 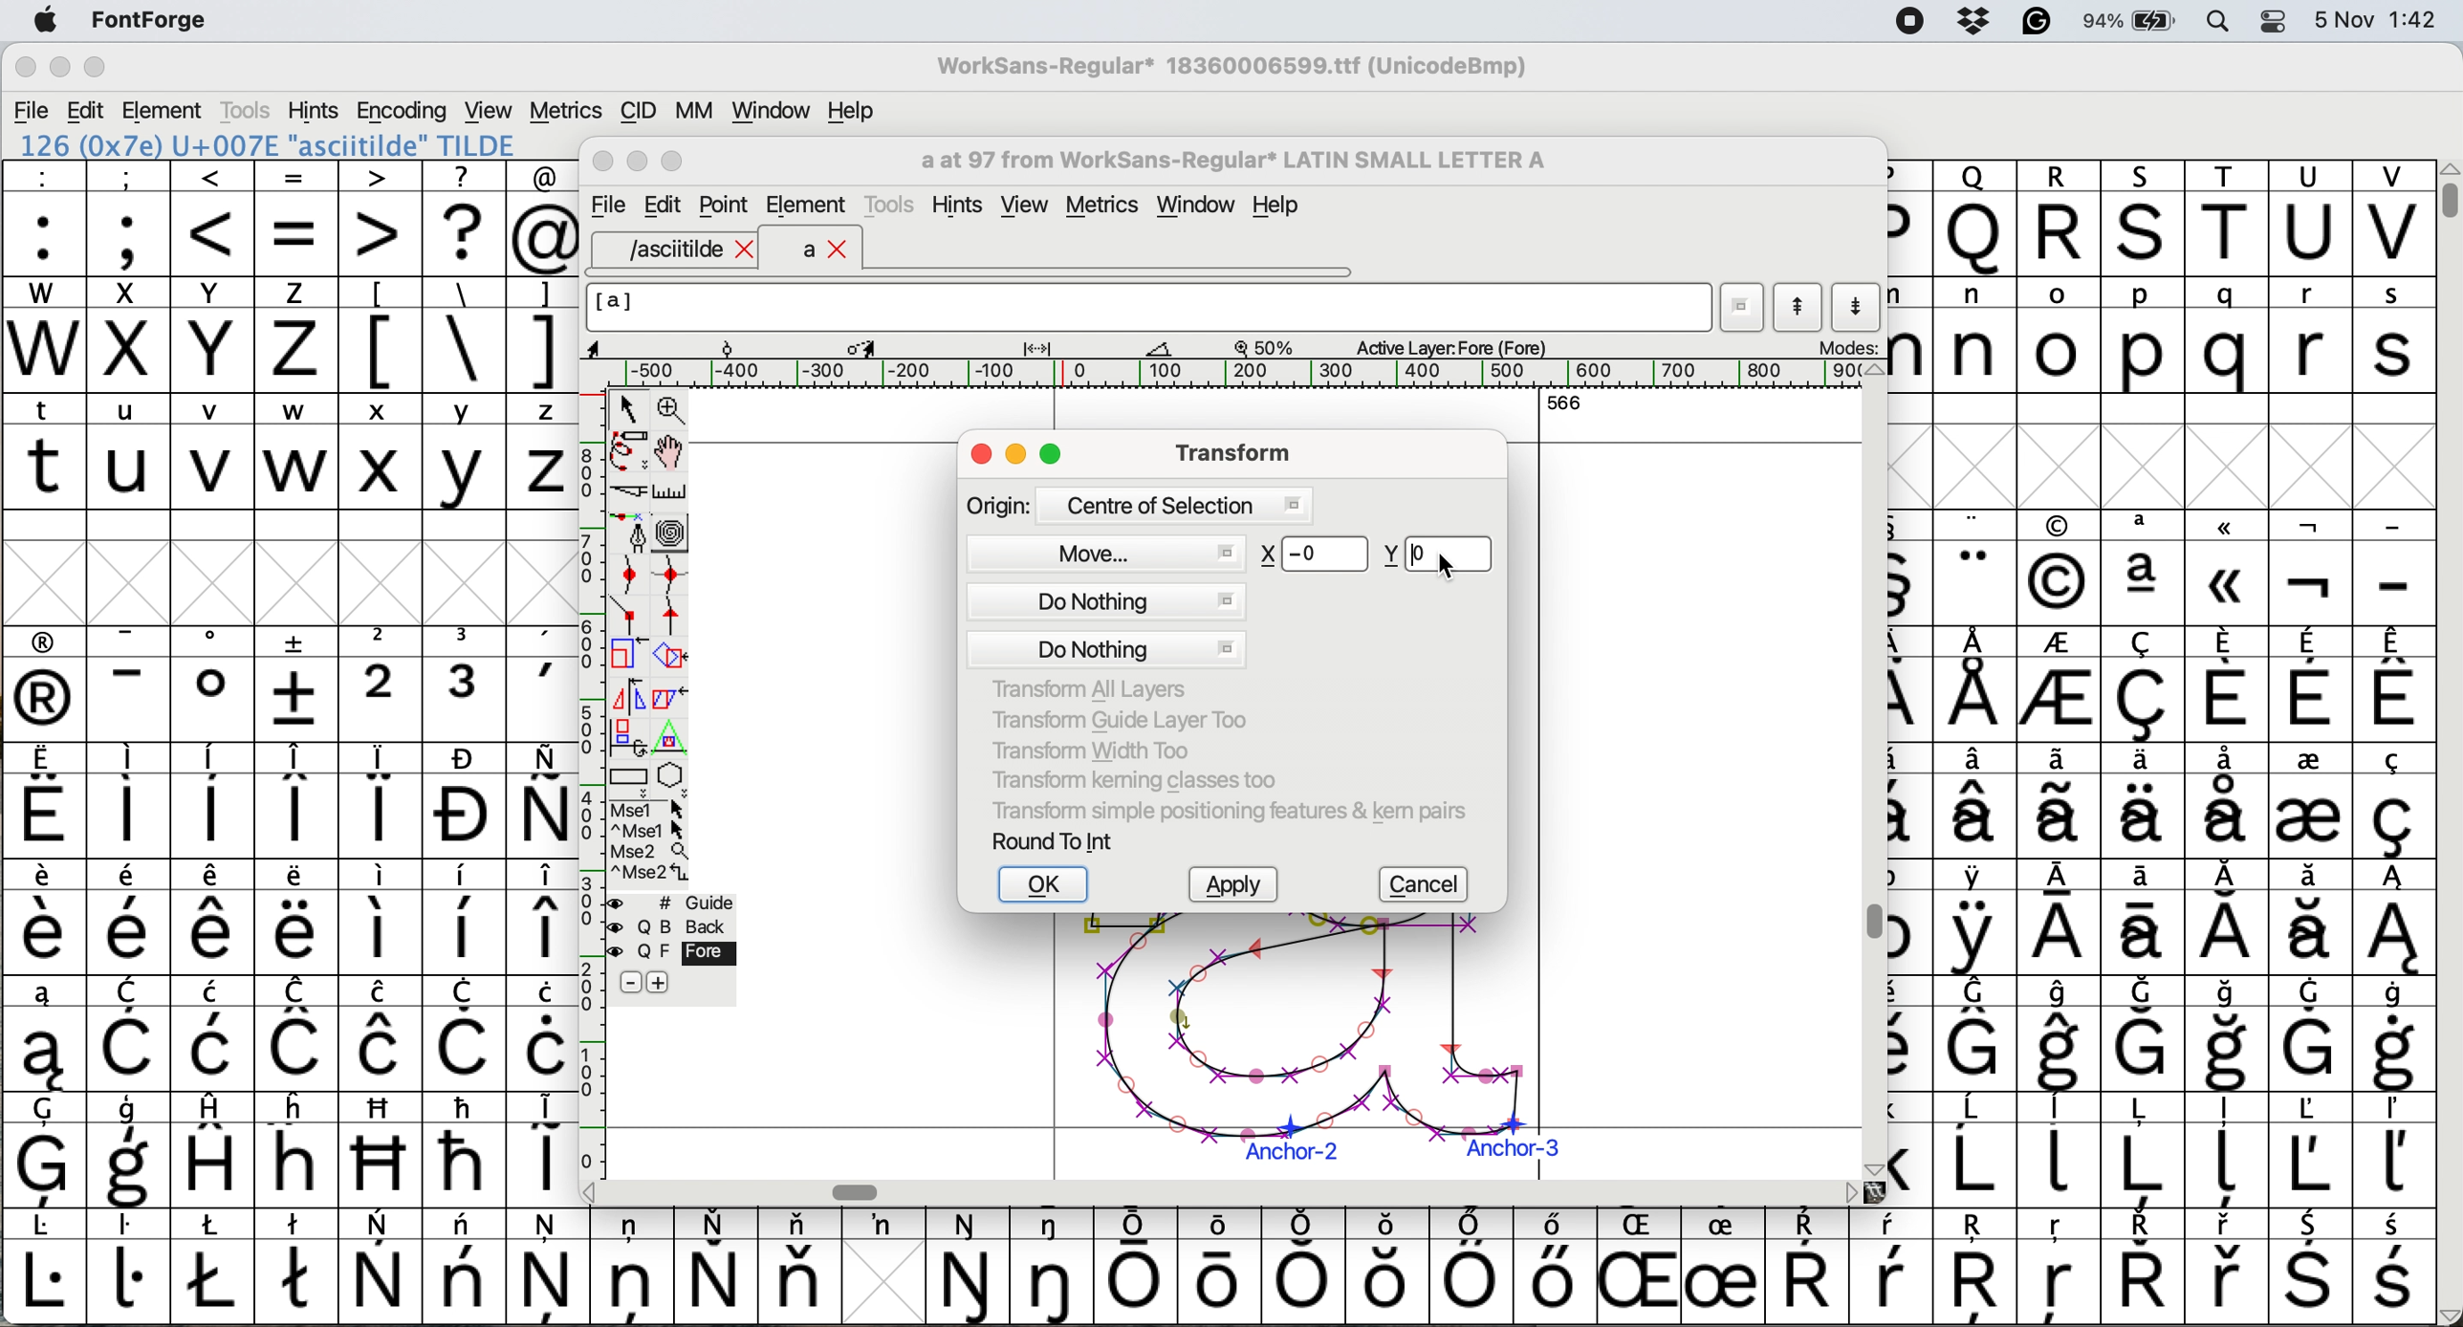 What do you see at coordinates (1275, 207) in the screenshot?
I see `Help` at bounding box center [1275, 207].